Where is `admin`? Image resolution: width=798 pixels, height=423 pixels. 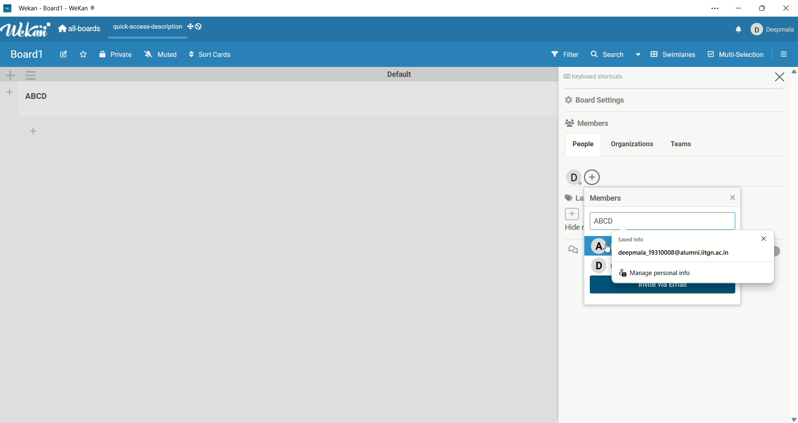
admin is located at coordinates (572, 178).